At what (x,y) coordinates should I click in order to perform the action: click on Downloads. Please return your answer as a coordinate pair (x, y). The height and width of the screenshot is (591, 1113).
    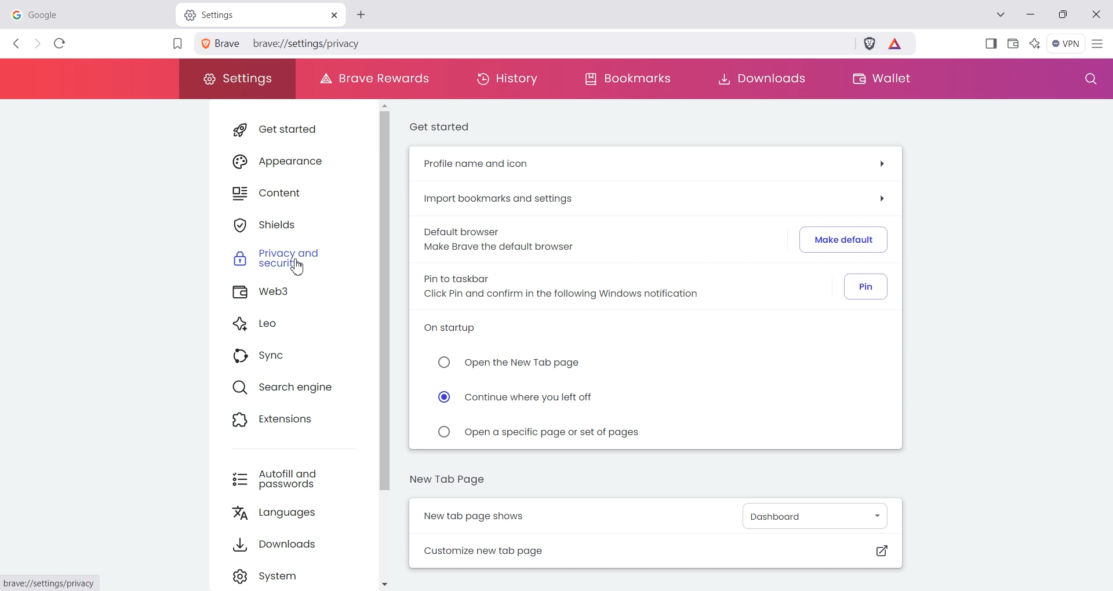
    Looking at the image, I should click on (761, 79).